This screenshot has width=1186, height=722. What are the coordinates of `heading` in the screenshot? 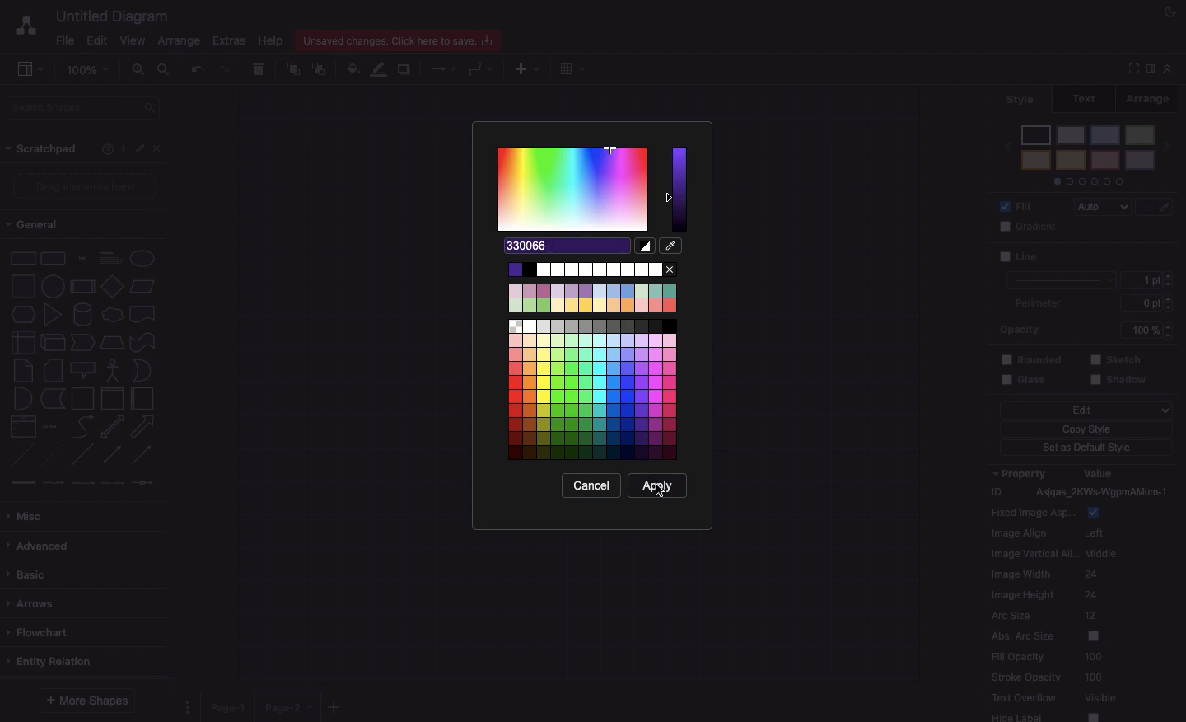 It's located at (110, 256).